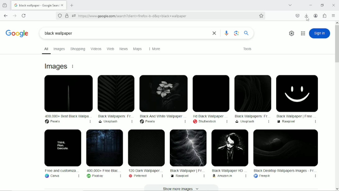  Describe the element at coordinates (334, 16) in the screenshot. I see `Open application menu` at that location.